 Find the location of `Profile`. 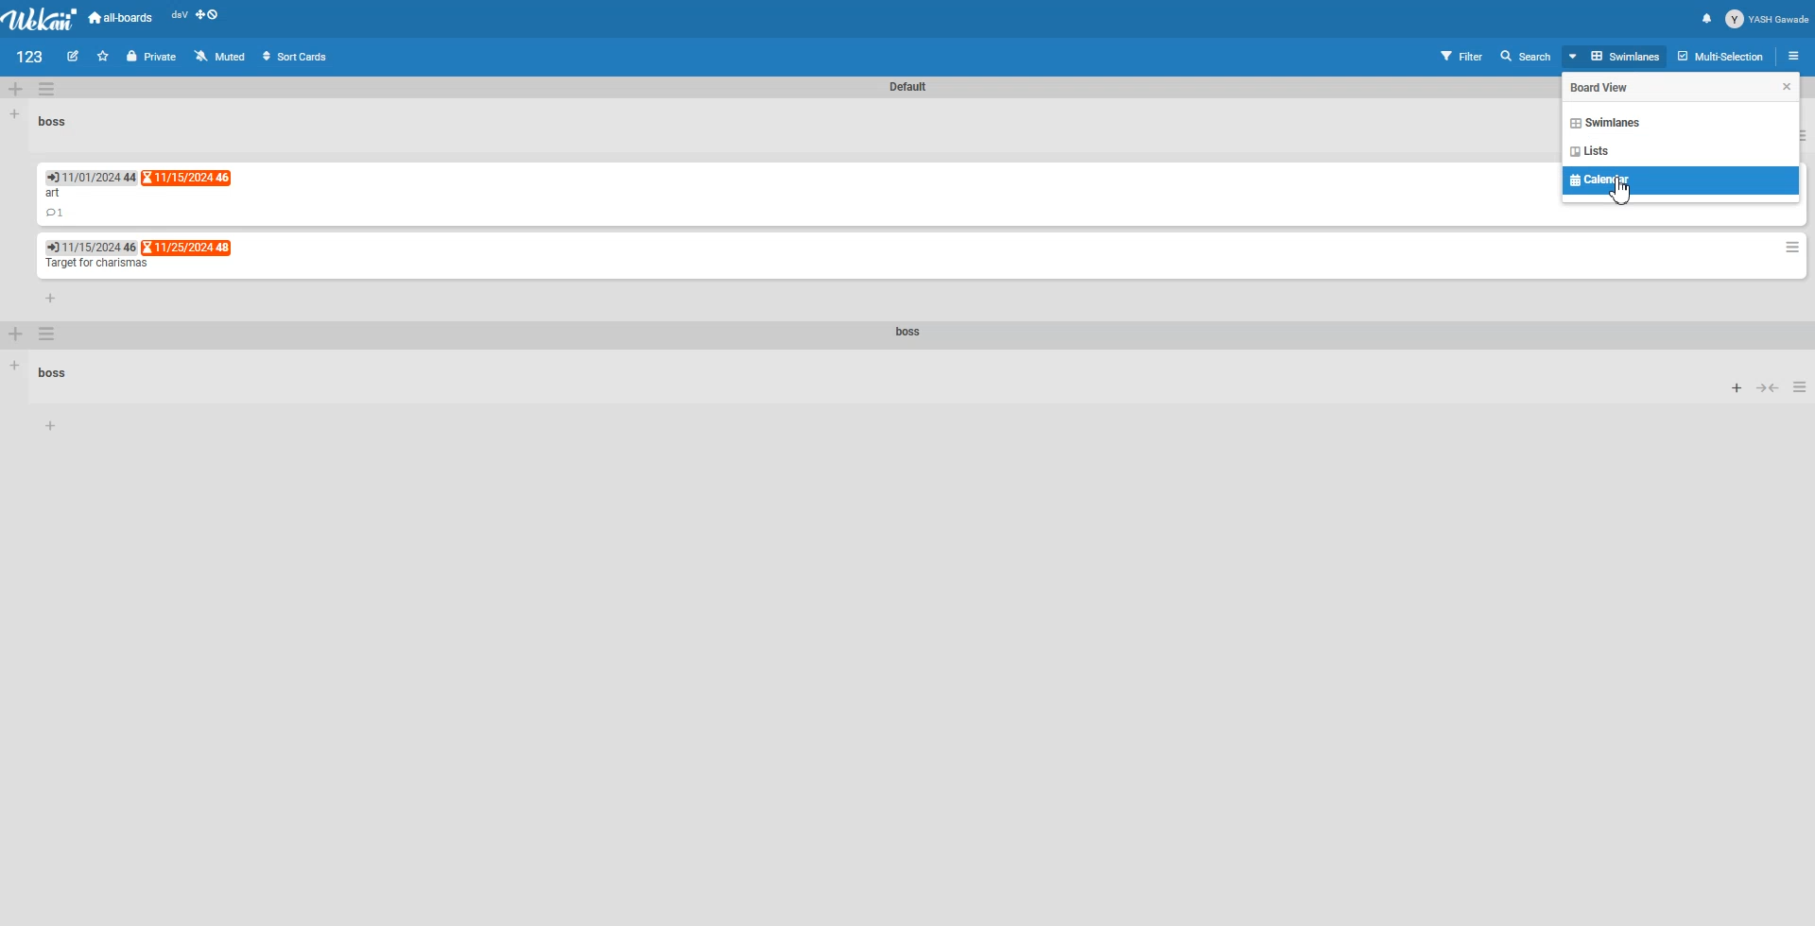

Profile is located at coordinates (1768, 19).